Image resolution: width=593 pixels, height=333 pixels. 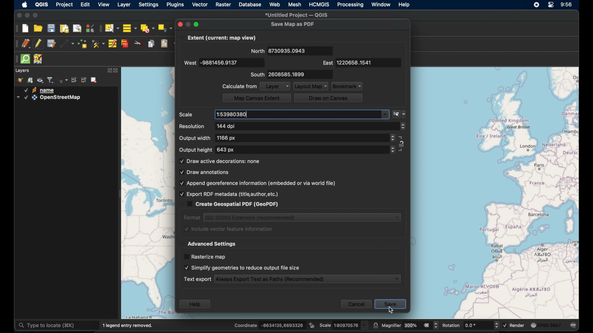 I want to click on vector, so click(x=200, y=5).